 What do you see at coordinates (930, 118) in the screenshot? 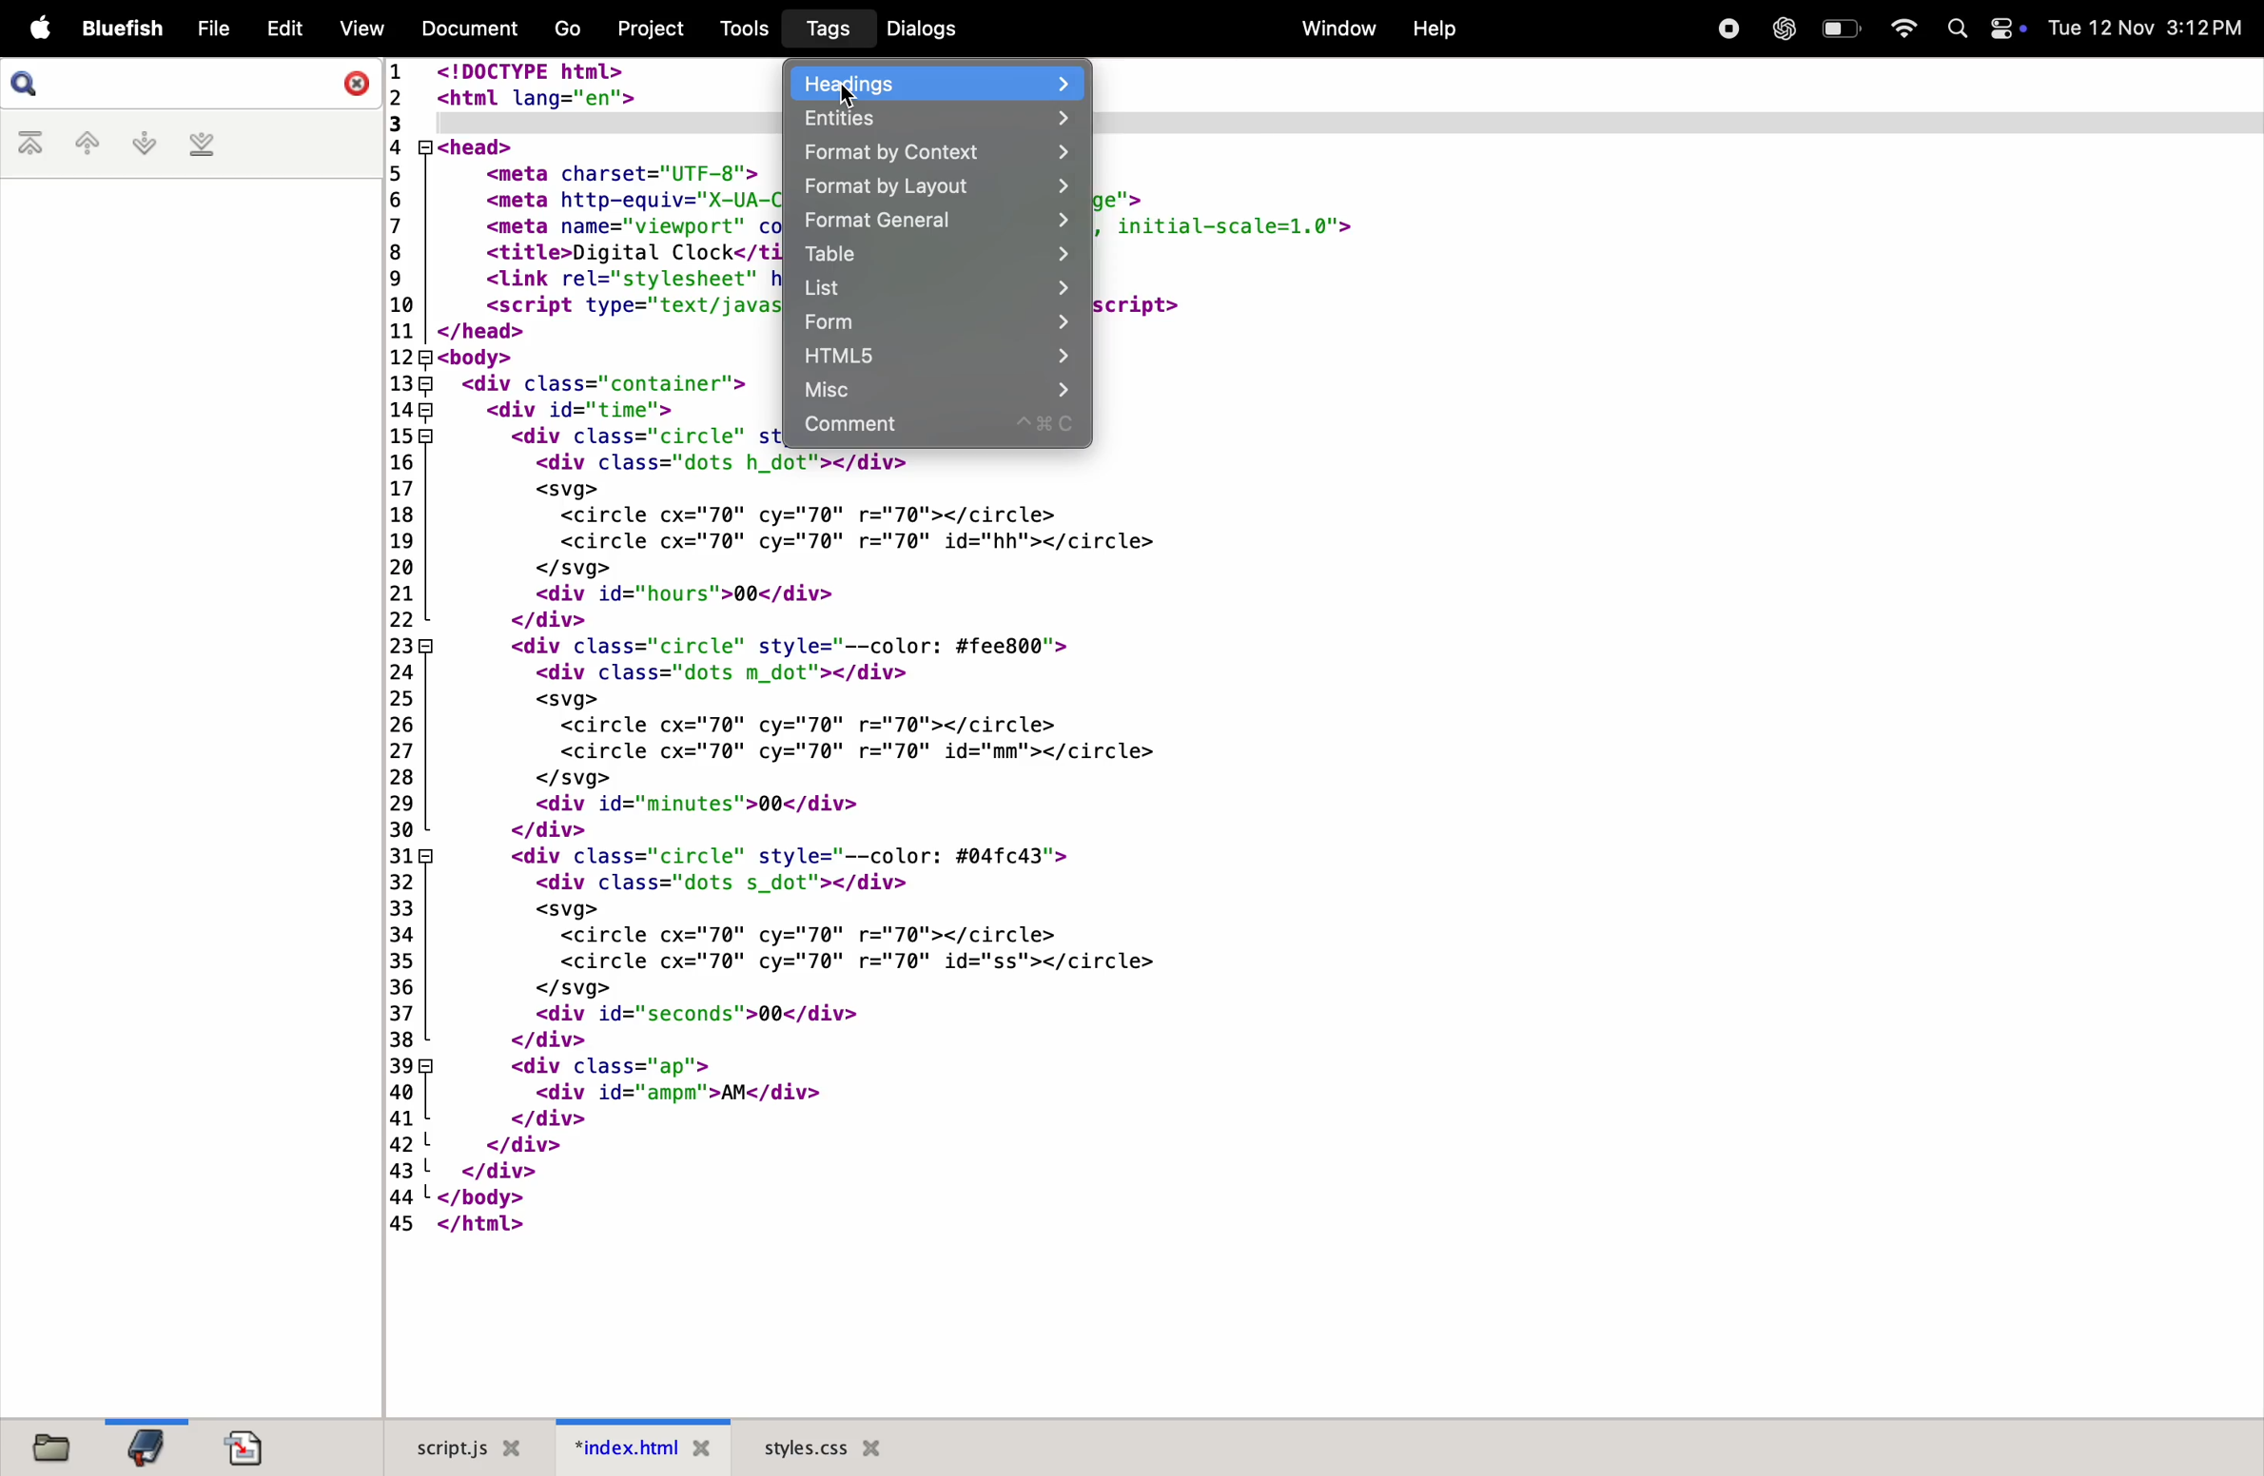
I see `entities` at bounding box center [930, 118].